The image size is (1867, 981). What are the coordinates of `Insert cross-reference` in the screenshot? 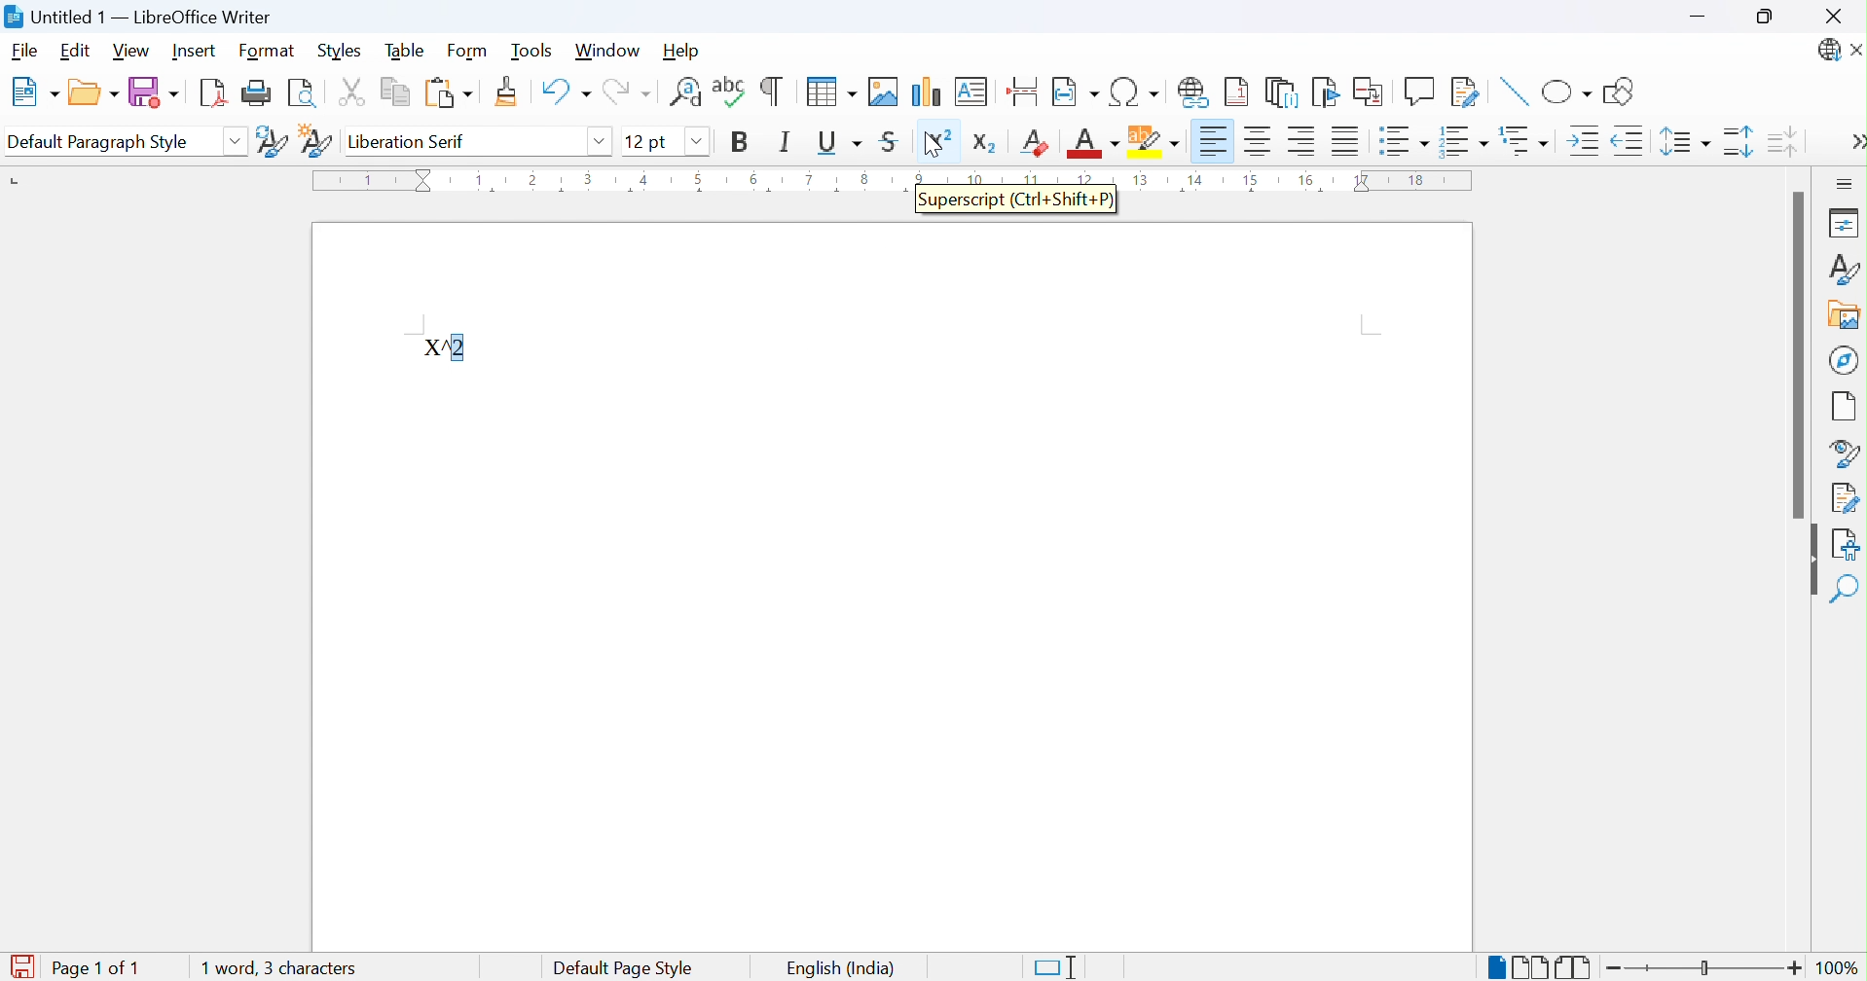 It's located at (1369, 93).